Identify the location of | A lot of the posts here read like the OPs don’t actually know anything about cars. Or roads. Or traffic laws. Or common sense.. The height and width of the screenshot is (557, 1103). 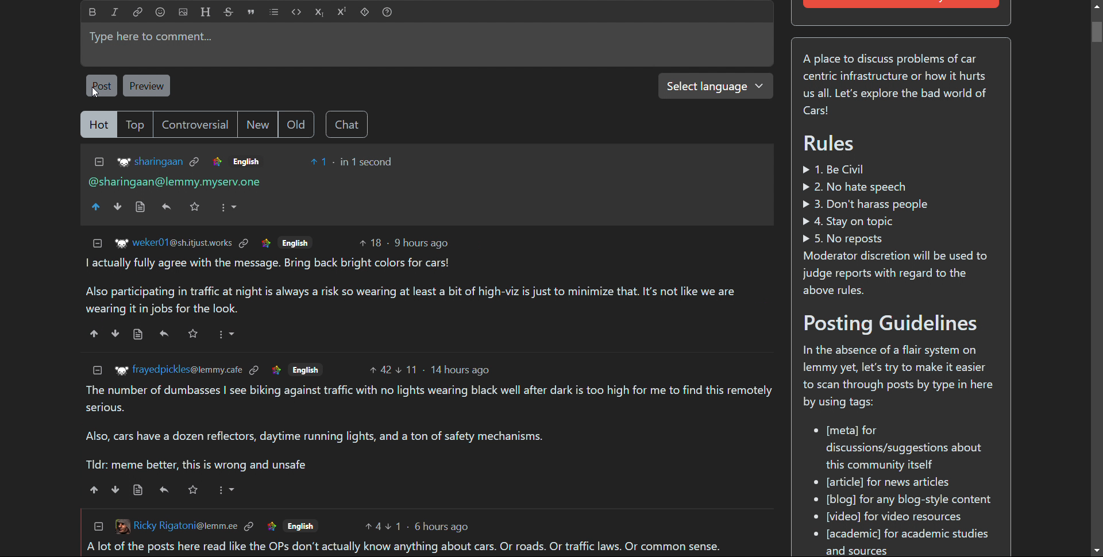
(399, 547).